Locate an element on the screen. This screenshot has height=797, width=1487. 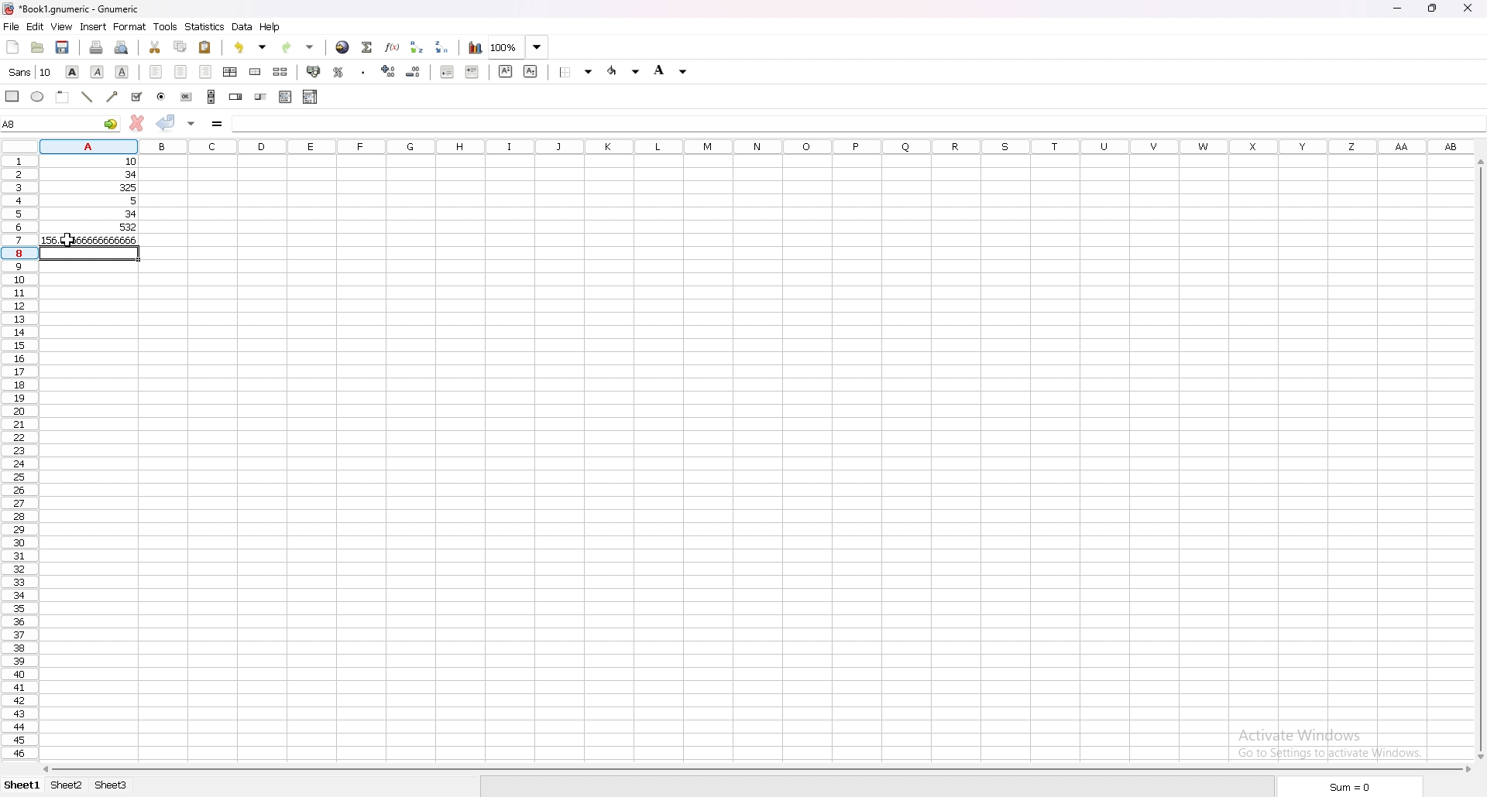
new is located at coordinates (14, 46).